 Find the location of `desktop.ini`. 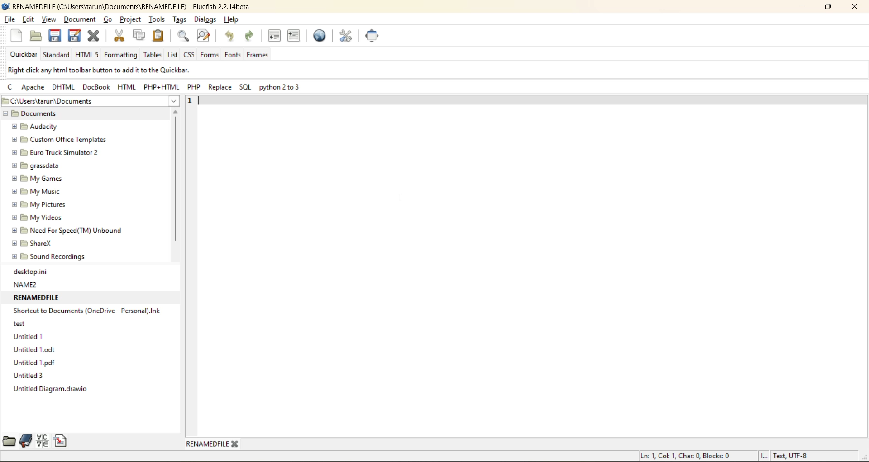

desktop.ini is located at coordinates (33, 271).